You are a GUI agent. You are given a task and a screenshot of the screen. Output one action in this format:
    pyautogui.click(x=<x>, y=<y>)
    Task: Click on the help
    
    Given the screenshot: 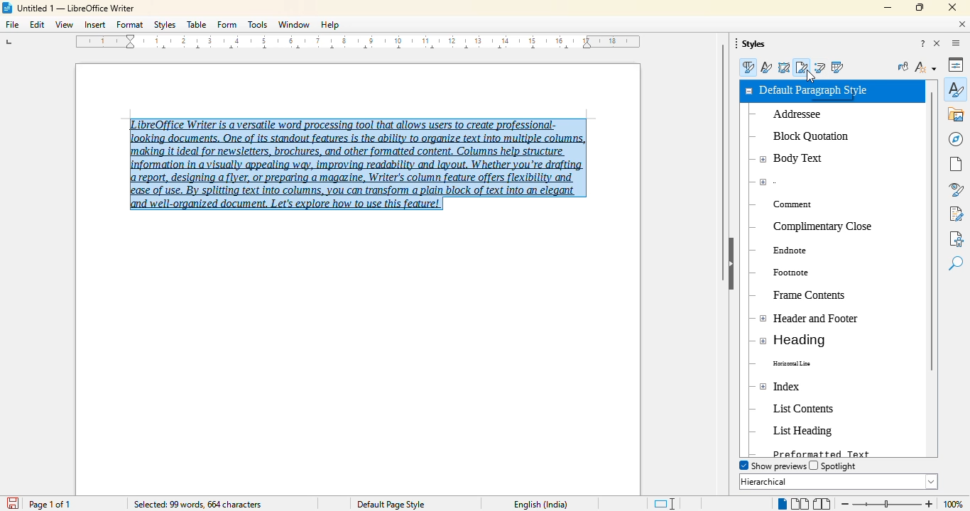 What is the action you would take?
    pyautogui.click(x=330, y=25)
    